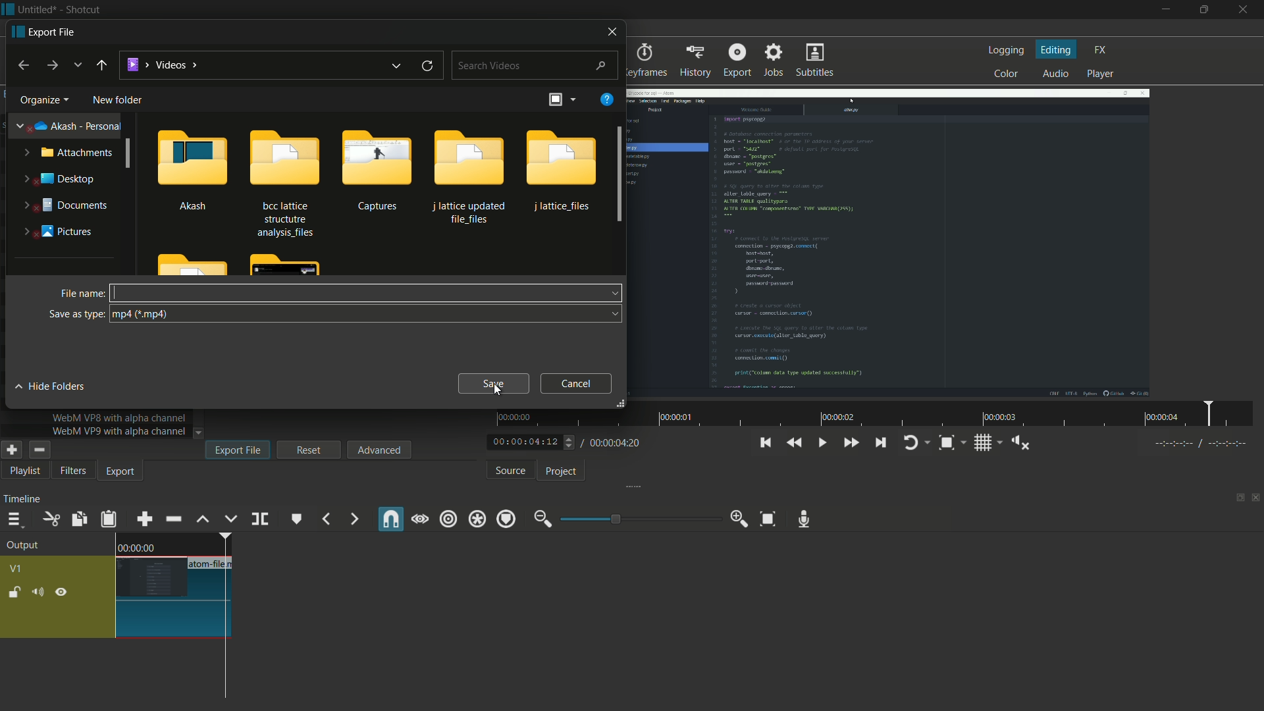 The width and height of the screenshot is (1264, 711). Describe the element at coordinates (120, 292) in the screenshot. I see `cursor` at that location.